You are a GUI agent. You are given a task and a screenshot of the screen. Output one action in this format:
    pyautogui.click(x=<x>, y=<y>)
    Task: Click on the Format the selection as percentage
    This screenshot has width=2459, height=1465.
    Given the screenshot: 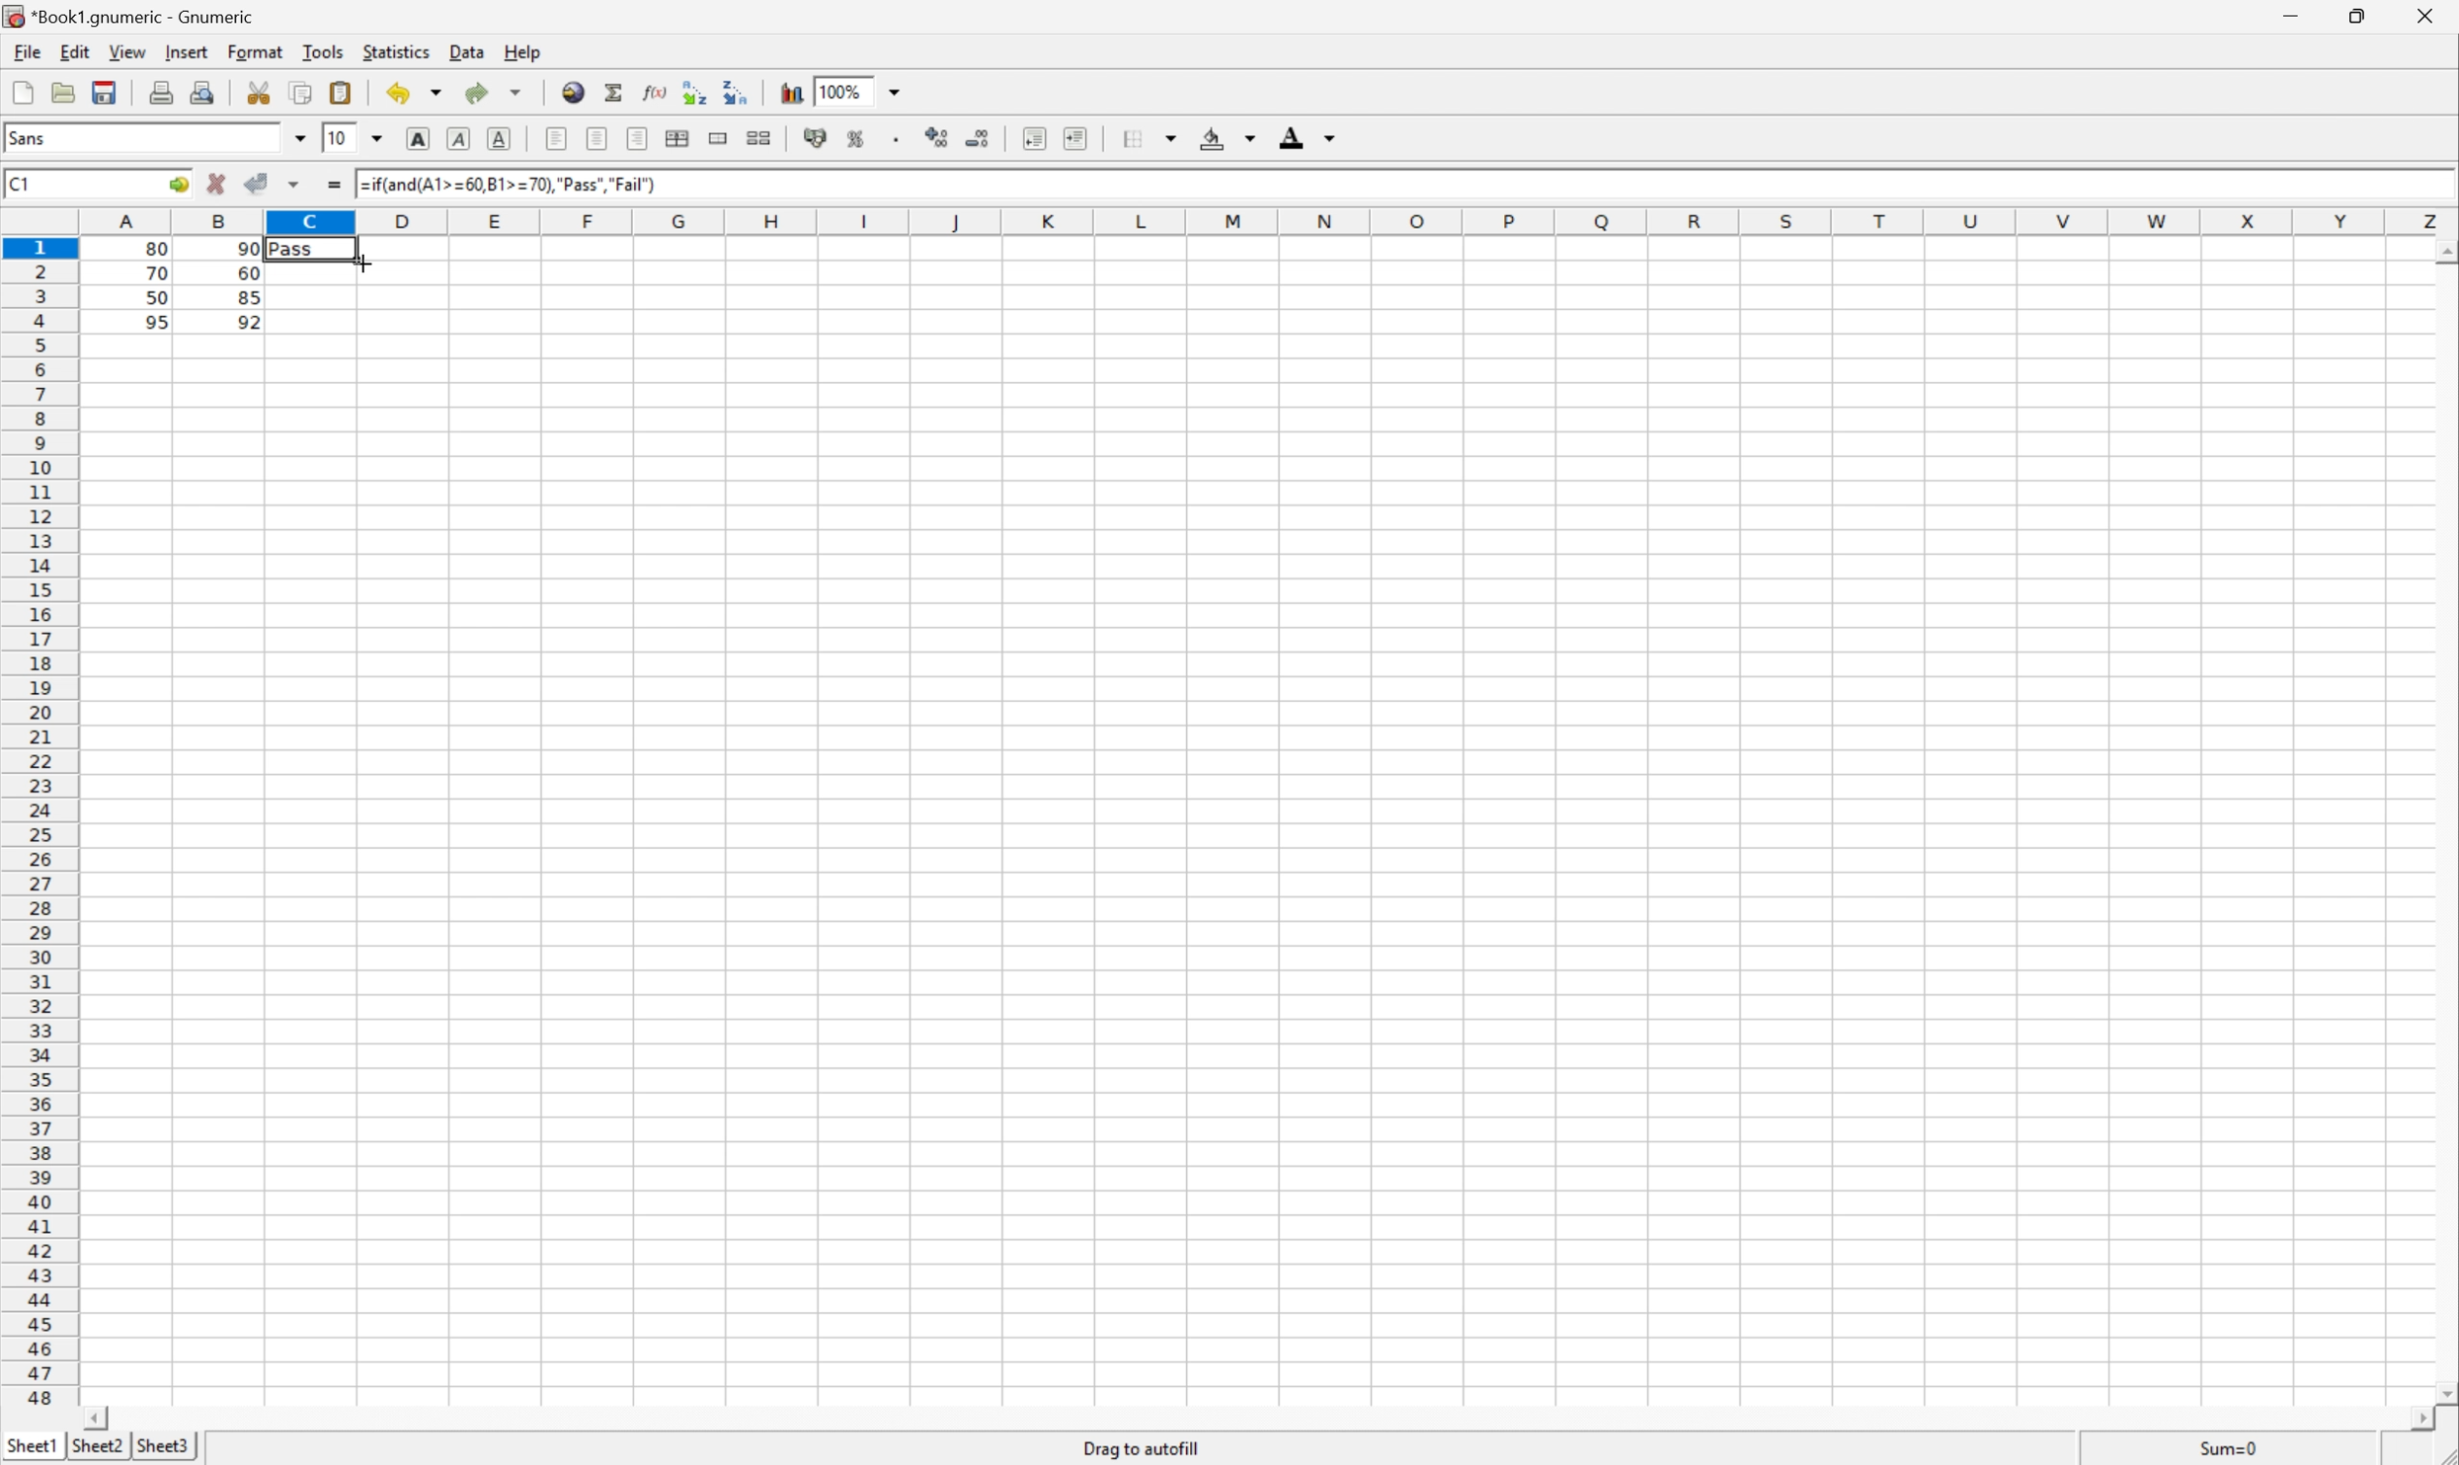 What is the action you would take?
    pyautogui.click(x=859, y=135)
    